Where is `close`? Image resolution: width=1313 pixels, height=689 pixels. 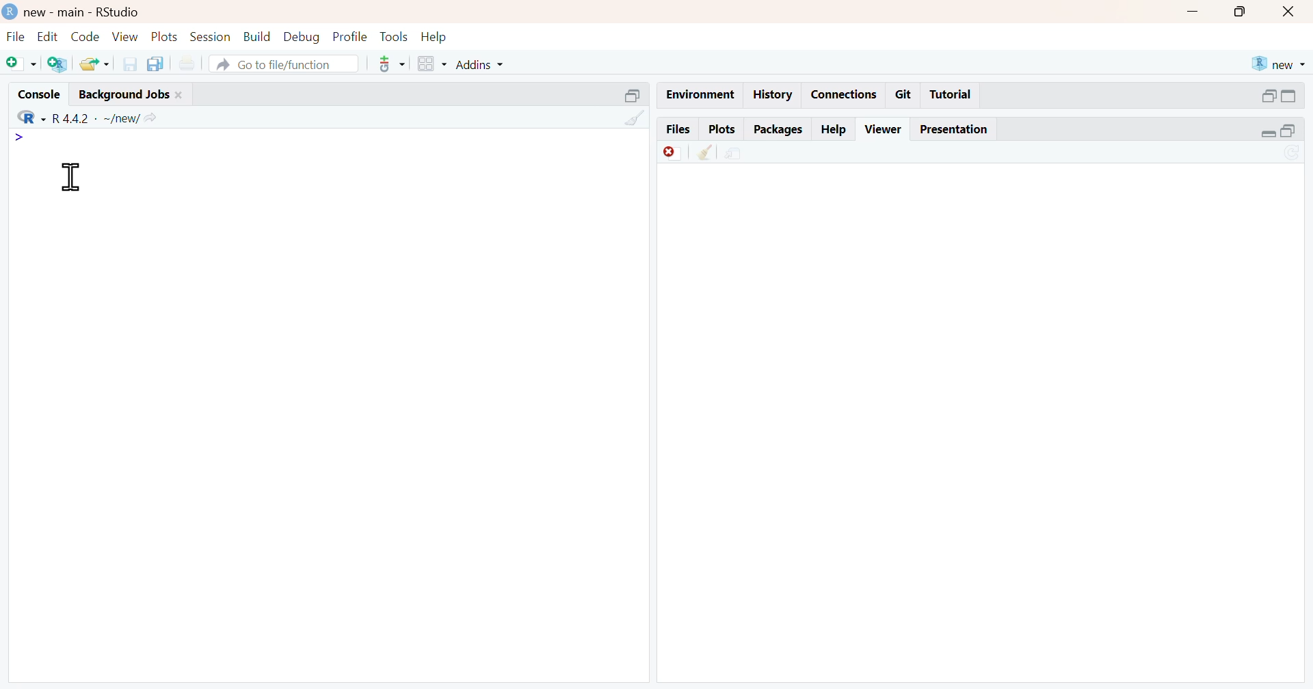
close is located at coordinates (1292, 13).